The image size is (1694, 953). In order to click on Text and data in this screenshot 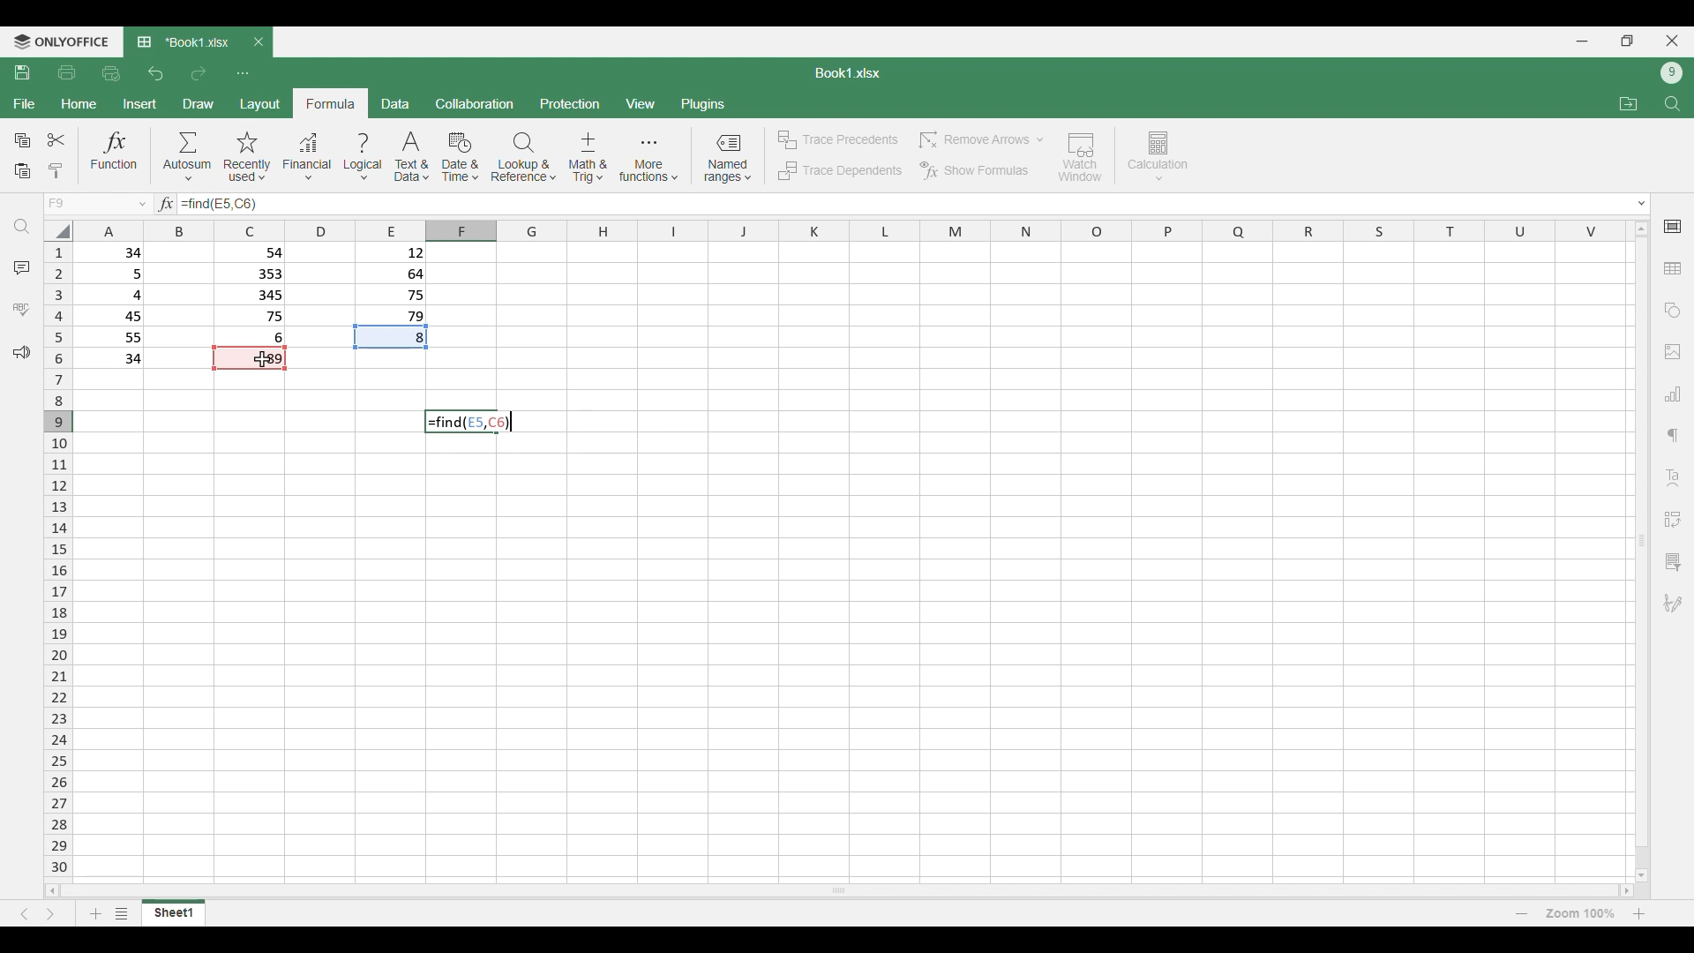, I will do `click(412, 157)`.